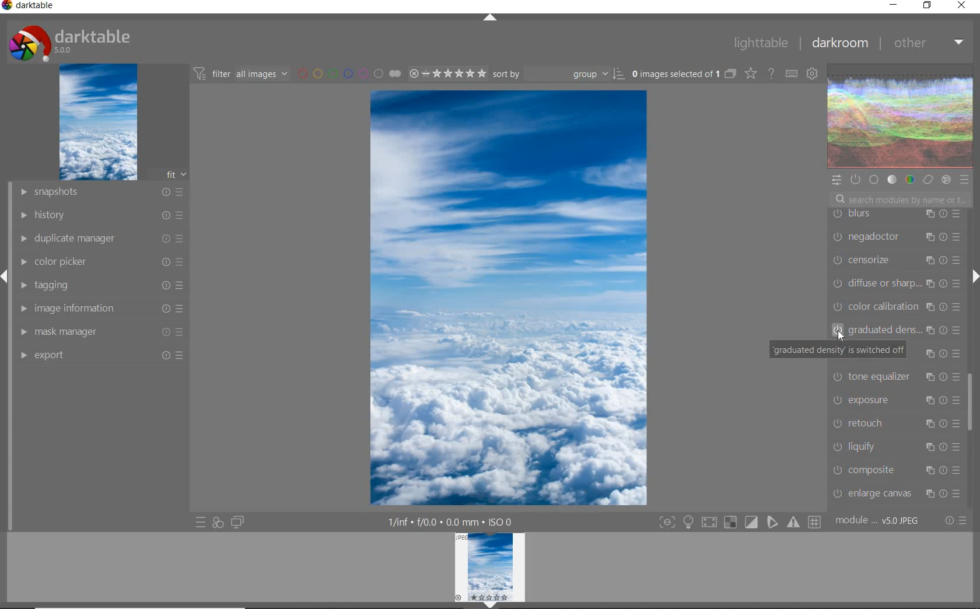 This screenshot has height=609, width=980. What do you see at coordinates (739, 524) in the screenshot?
I see `TOGGLE MODES` at bounding box center [739, 524].